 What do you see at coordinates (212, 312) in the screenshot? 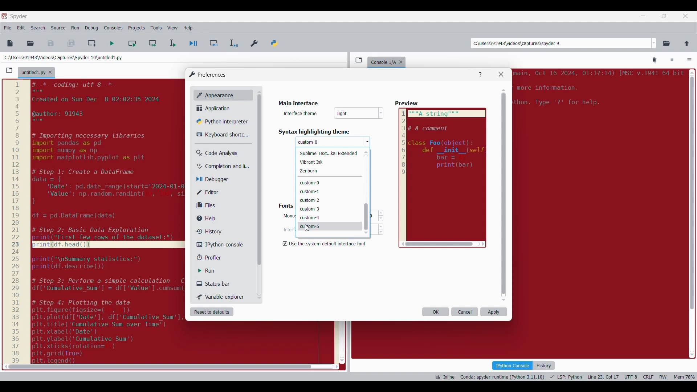
I see `Reset to defaults` at bounding box center [212, 312].